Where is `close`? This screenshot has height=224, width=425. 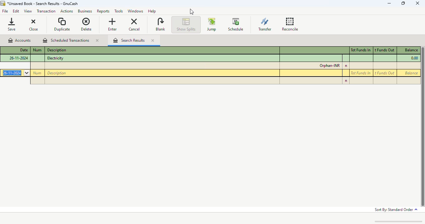
close is located at coordinates (33, 25).